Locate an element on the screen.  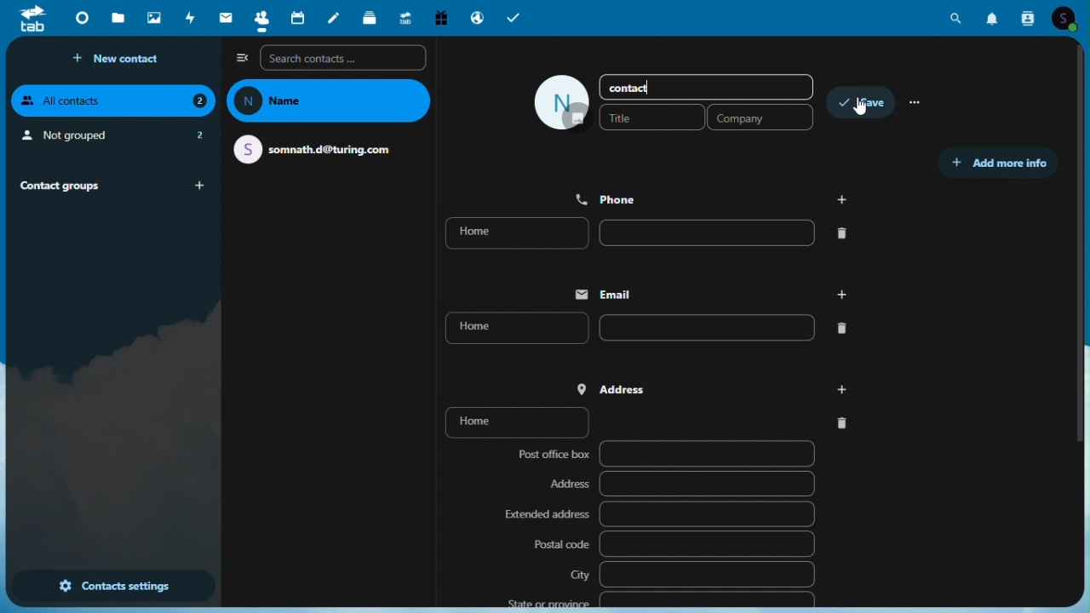
State or province is located at coordinates (658, 599).